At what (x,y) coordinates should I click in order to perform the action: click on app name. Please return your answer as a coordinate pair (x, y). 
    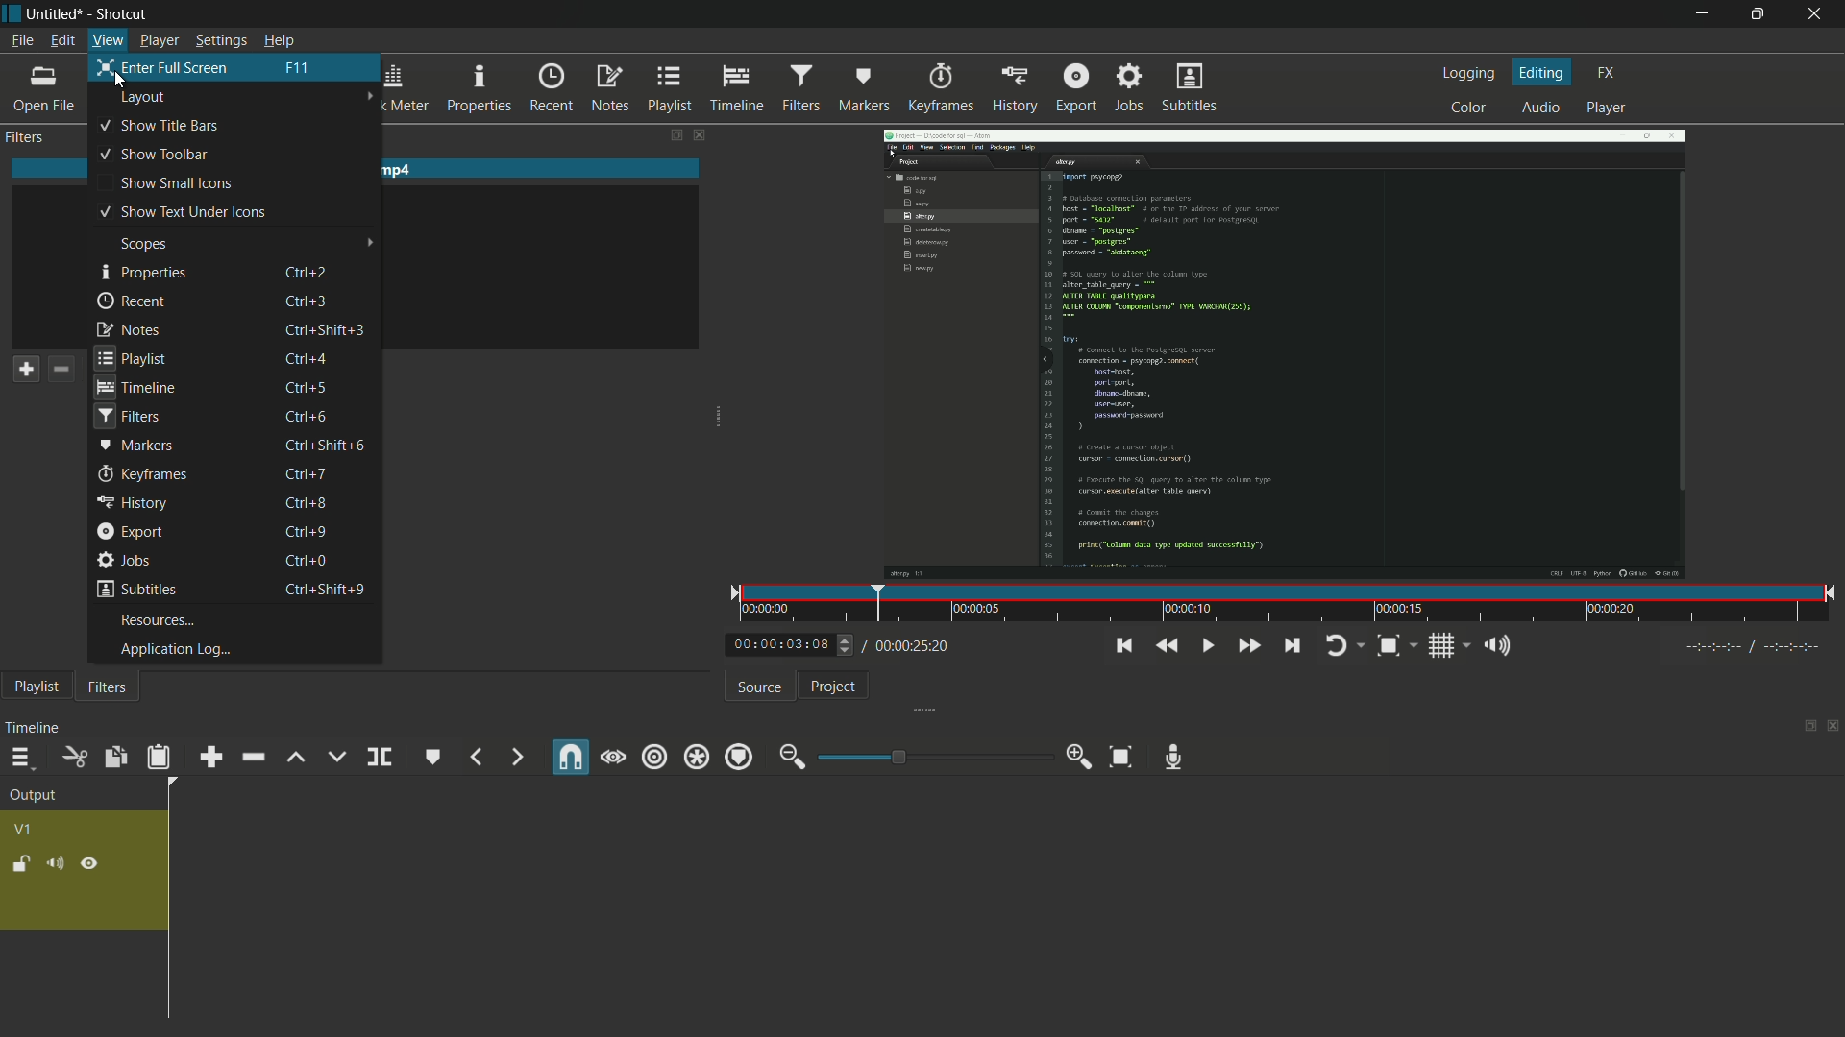
    Looking at the image, I should click on (124, 15).